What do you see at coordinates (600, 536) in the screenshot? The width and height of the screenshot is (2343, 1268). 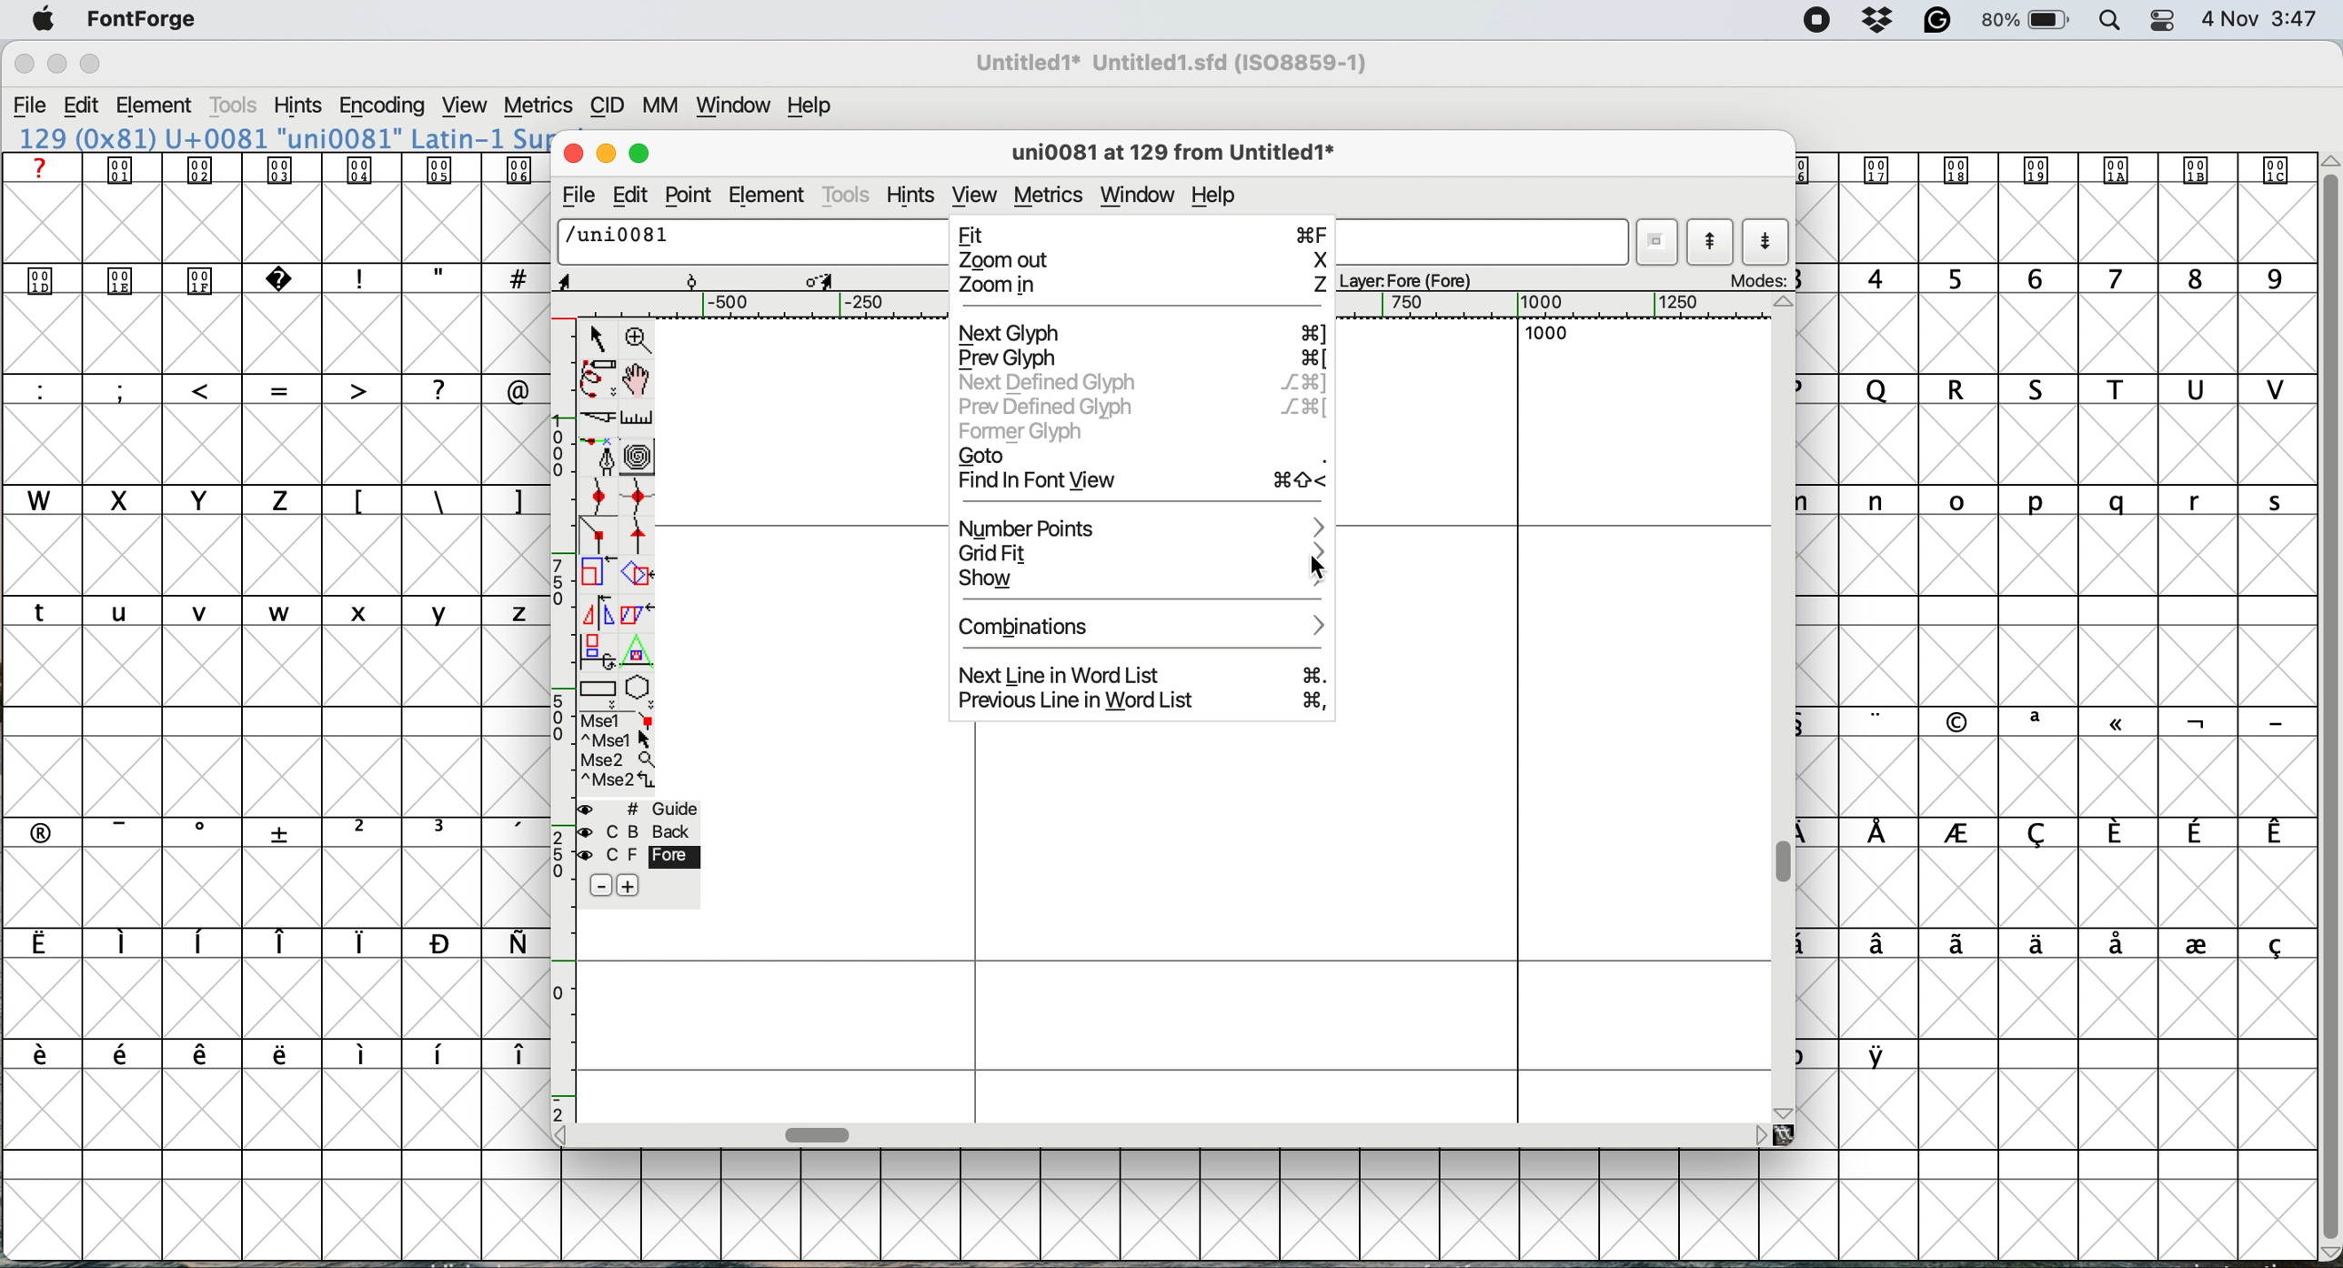 I see `connector point` at bounding box center [600, 536].